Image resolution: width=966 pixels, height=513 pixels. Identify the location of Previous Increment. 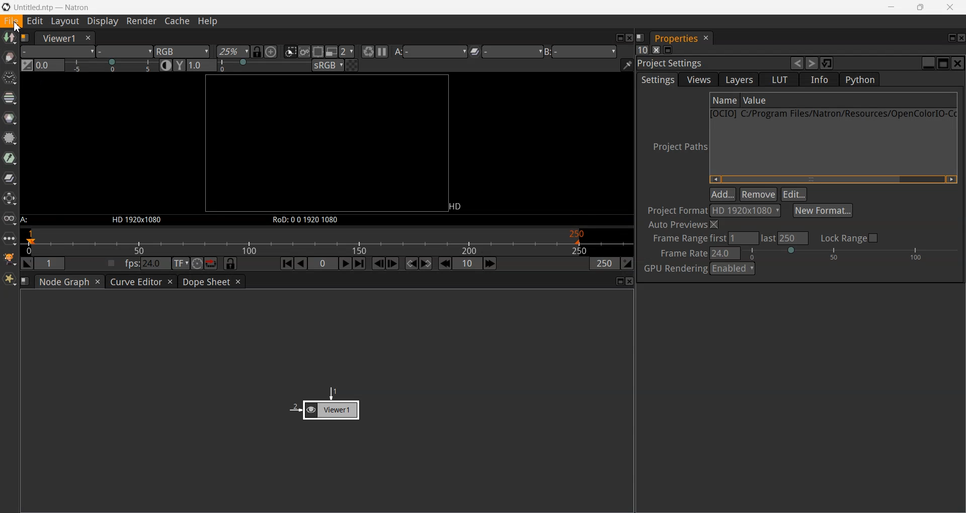
(445, 263).